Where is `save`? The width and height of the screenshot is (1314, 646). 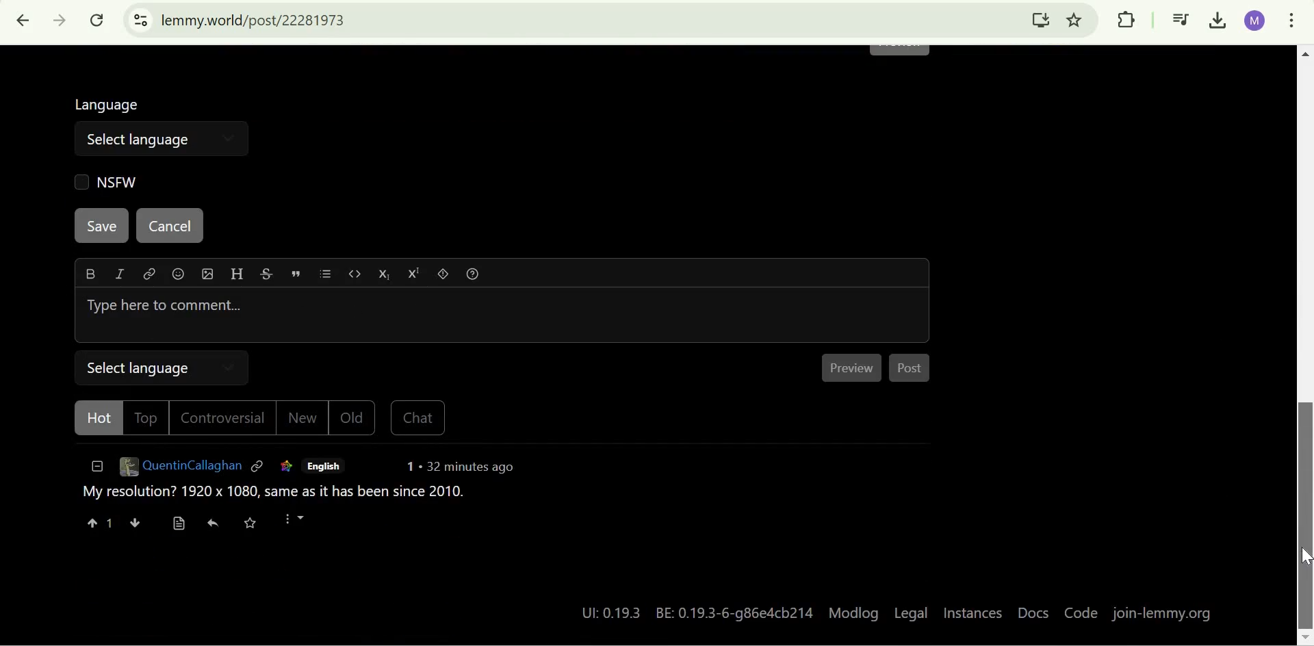 save is located at coordinates (1299, 556).